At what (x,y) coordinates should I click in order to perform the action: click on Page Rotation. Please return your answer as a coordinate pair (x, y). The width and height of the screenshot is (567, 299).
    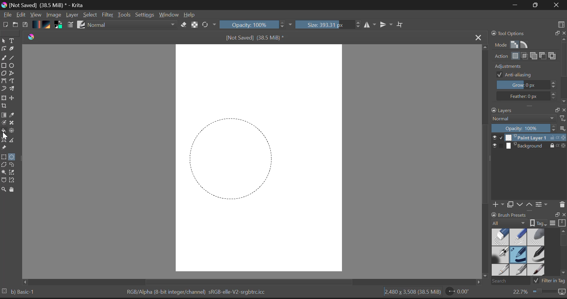
    Looking at the image, I should click on (458, 293).